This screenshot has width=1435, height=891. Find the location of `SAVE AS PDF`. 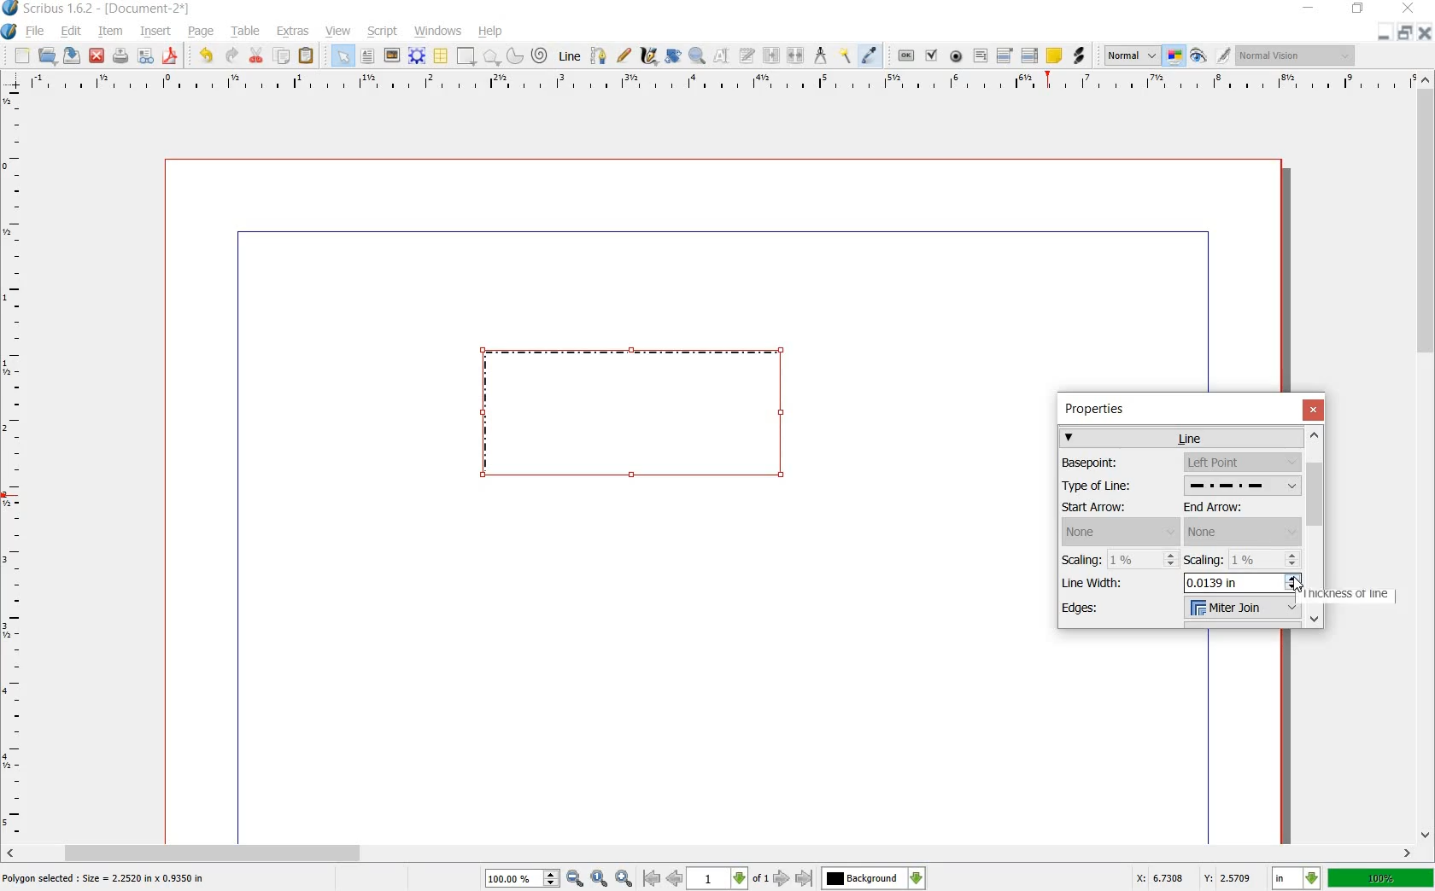

SAVE AS PDF is located at coordinates (173, 56).